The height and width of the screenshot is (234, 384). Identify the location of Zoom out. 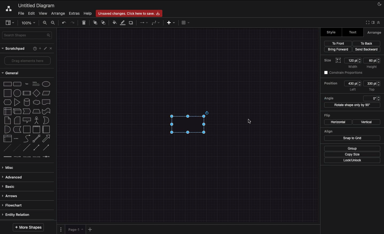
(53, 23).